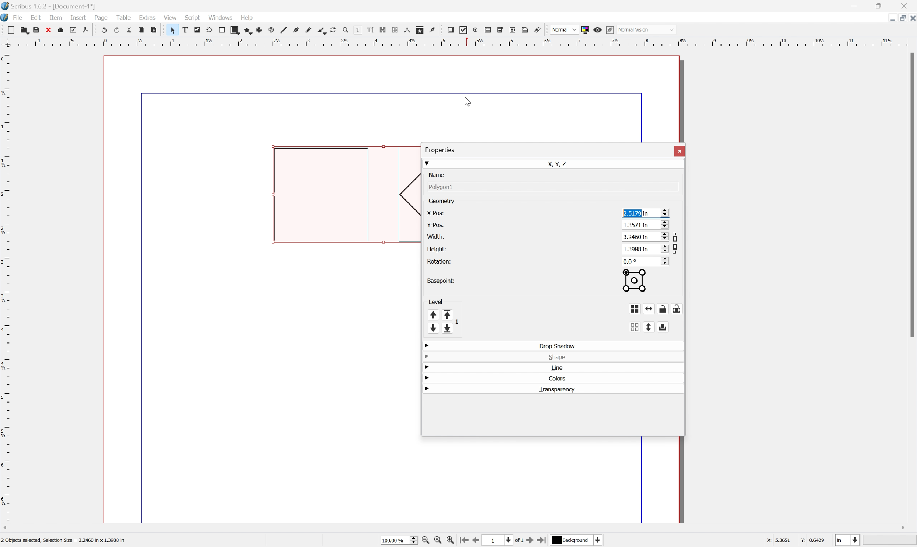 This screenshot has width=917, height=547. What do you see at coordinates (357, 30) in the screenshot?
I see `edit contents of frame` at bounding box center [357, 30].